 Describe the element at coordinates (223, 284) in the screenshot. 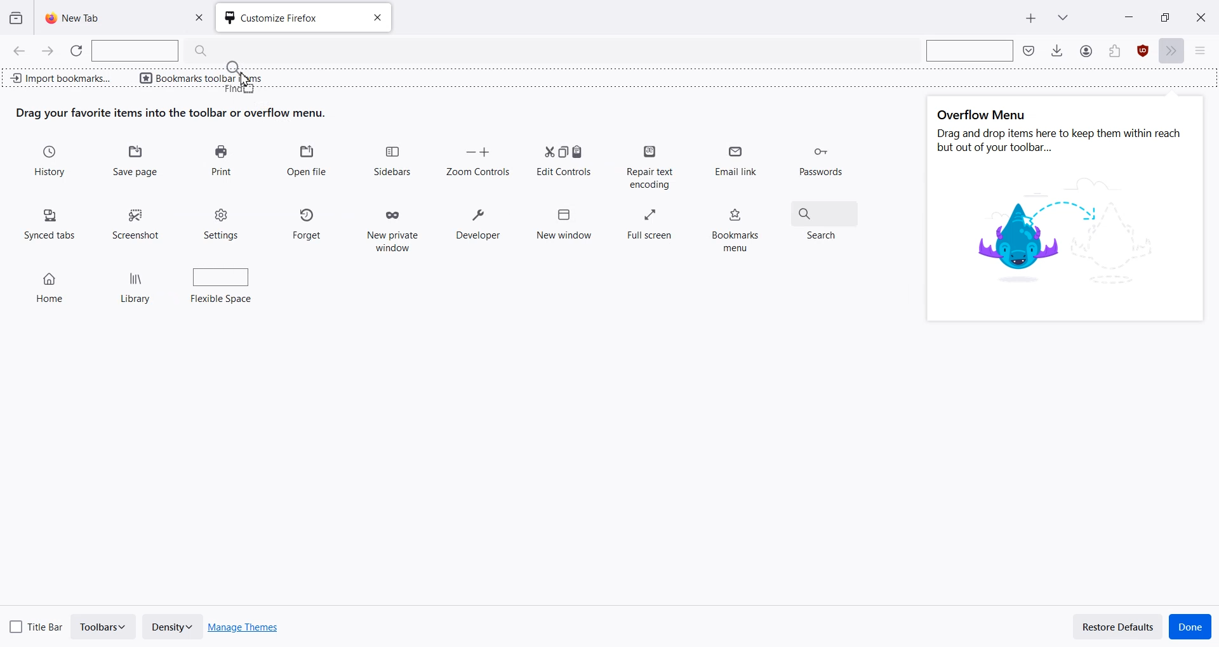

I see `Flexible Space` at that location.